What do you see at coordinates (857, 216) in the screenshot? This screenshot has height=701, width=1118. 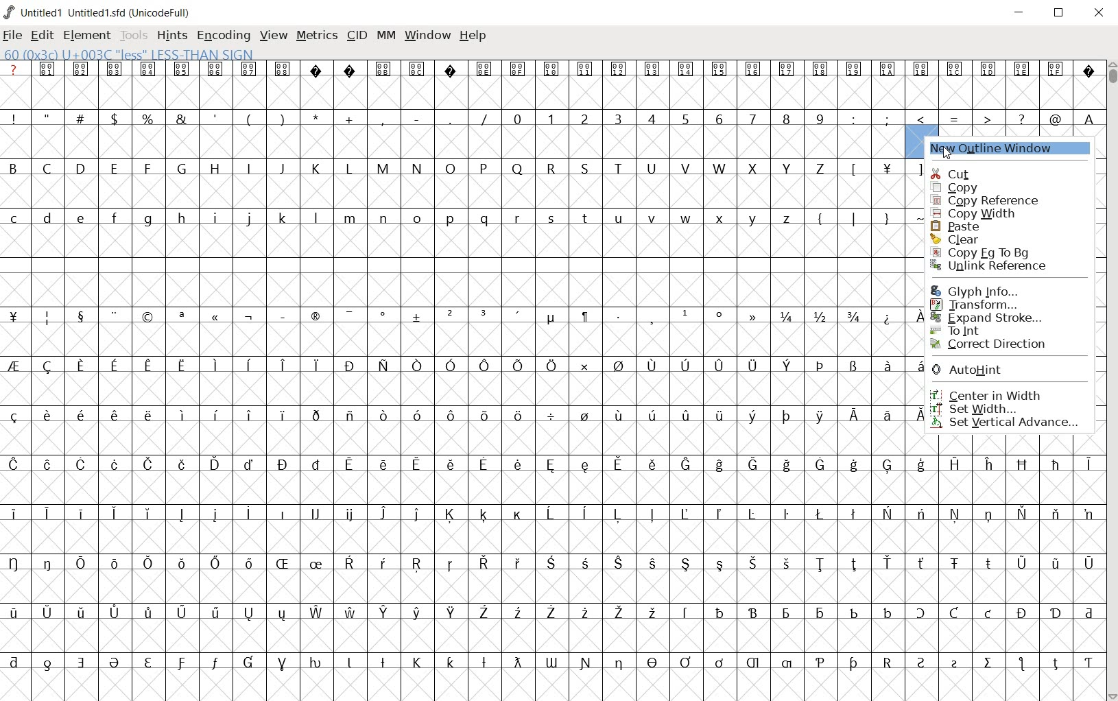 I see `symbols` at bounding box center [857, 216].